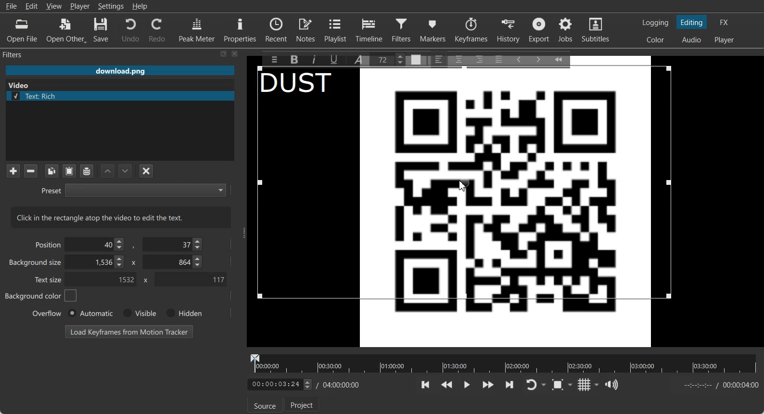 Image resolution: width=764 pixels, height=414 pixels. I want to click on Edit, so click(32, 6).